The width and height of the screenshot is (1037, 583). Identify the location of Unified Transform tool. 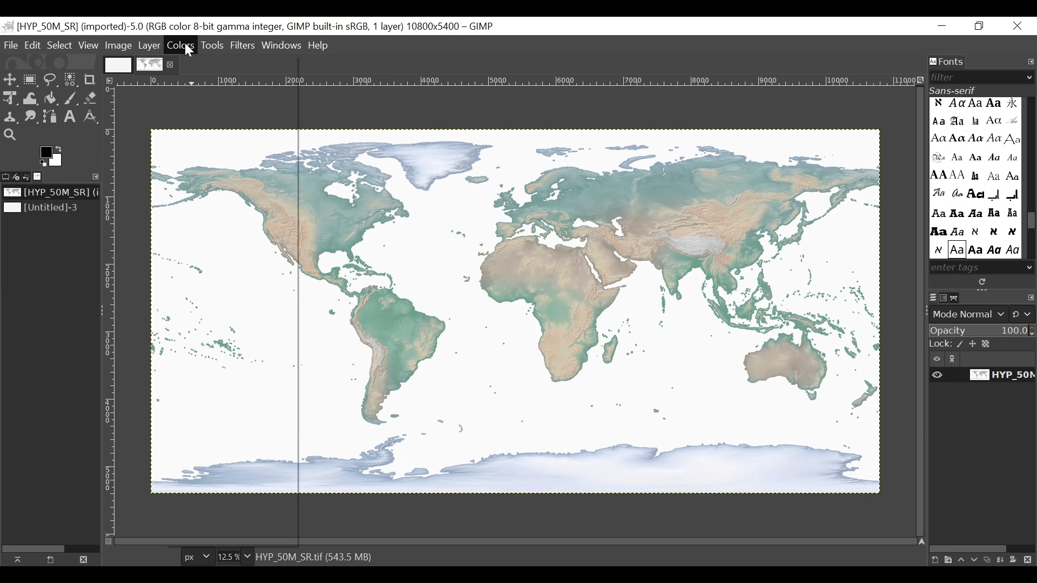
(9, 98).